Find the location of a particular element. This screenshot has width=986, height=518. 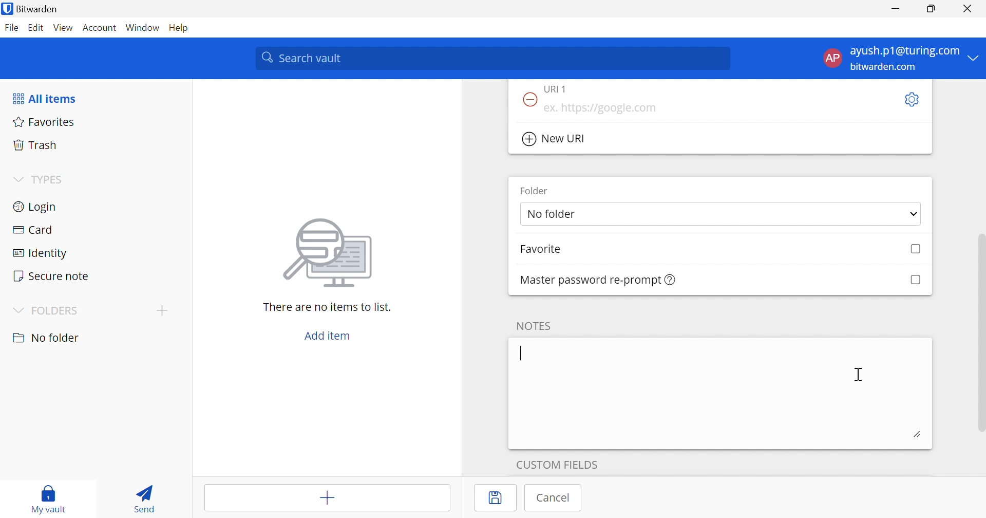

Settings is located at coordinates (911, 100).